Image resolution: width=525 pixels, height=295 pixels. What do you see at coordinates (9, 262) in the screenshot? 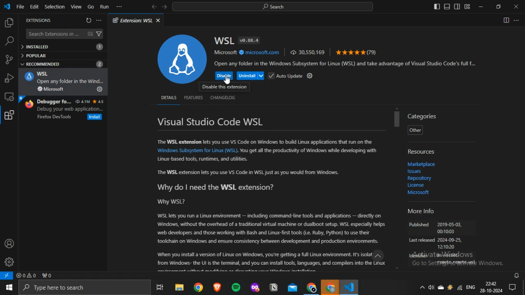
I see `manage` at bounding box center [9, 262].